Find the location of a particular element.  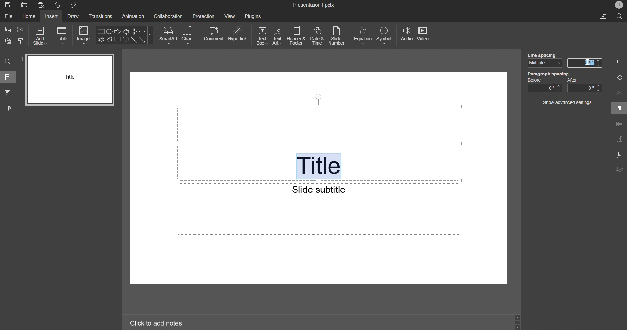

TextArt is located at coordinates (279, 36).